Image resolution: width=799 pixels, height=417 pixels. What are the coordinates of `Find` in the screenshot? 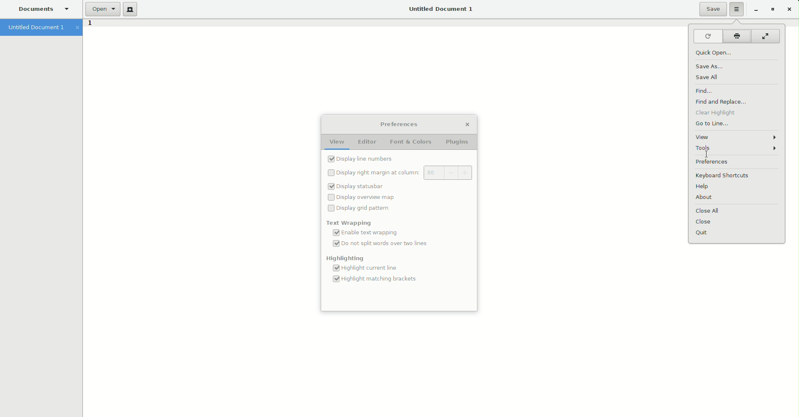 It's located at (706, 90).